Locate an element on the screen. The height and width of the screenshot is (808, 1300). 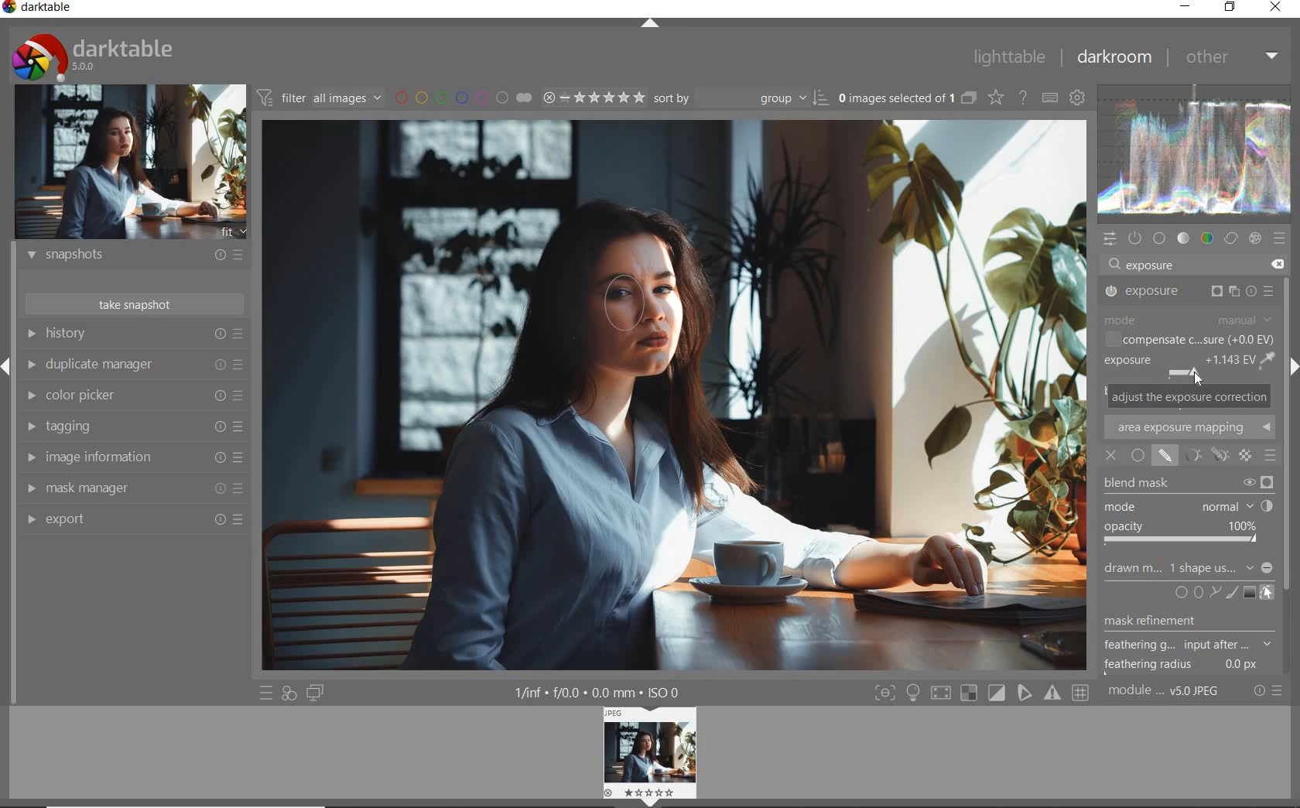
display a second darkroom image below is located at coordinates (316, 693).